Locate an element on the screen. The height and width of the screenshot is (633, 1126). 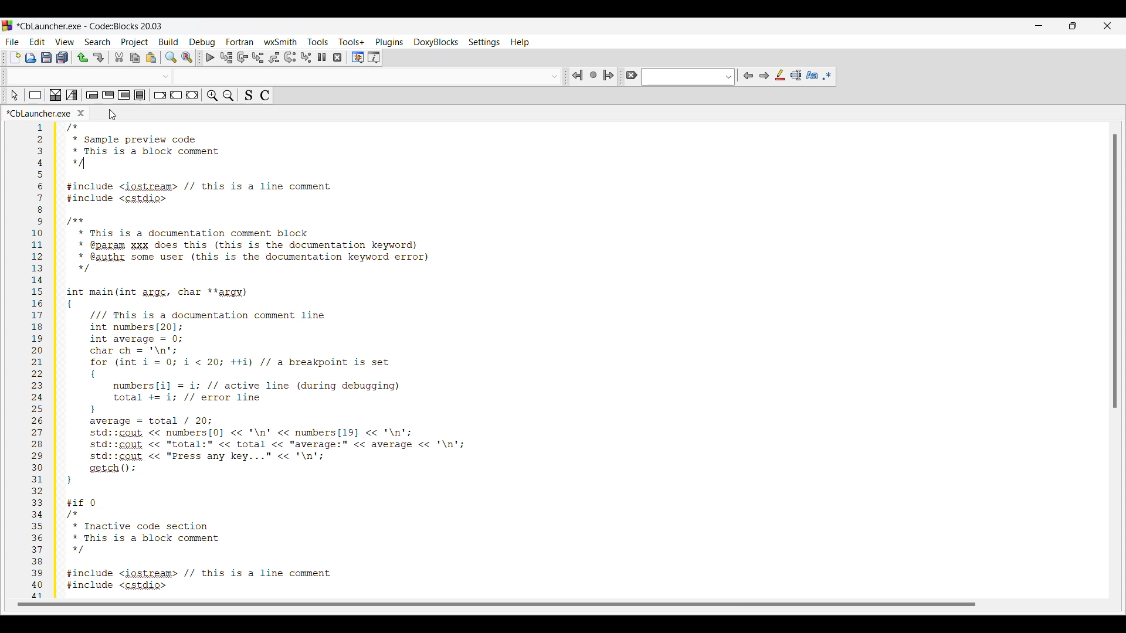
Return instruction is located at coordinates (192, 95).